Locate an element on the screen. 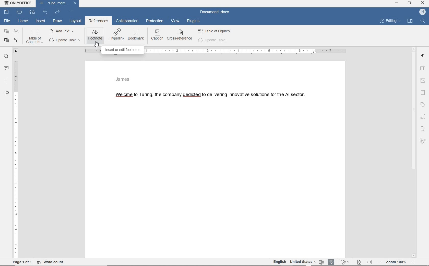  IMAGE is located at coordinates (424, 80).